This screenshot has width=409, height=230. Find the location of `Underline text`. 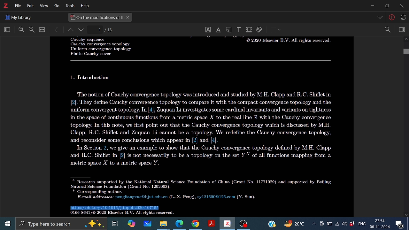

Underline text is located at coordinates (218, 30).